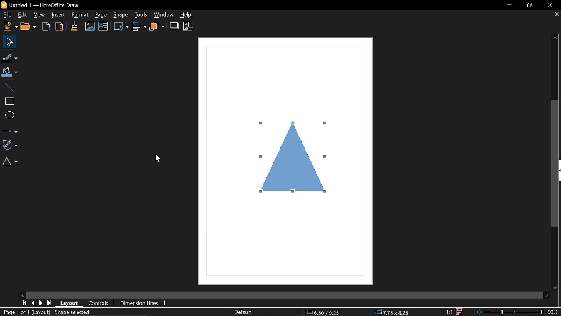 Image resolution: width=561 pixels, height=316 pixels. What do you see at coordinates (25, 312) in the screenshot?
I see `Current page` at bounding box center [25, 312].